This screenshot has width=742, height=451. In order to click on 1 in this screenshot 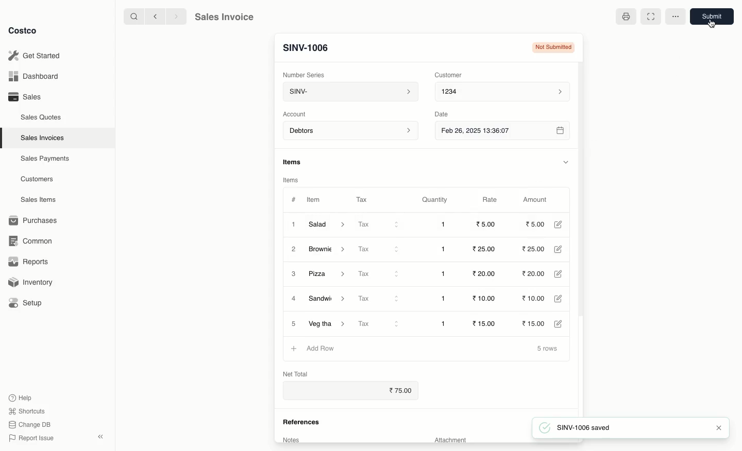, I will do `click(443, 249)`.